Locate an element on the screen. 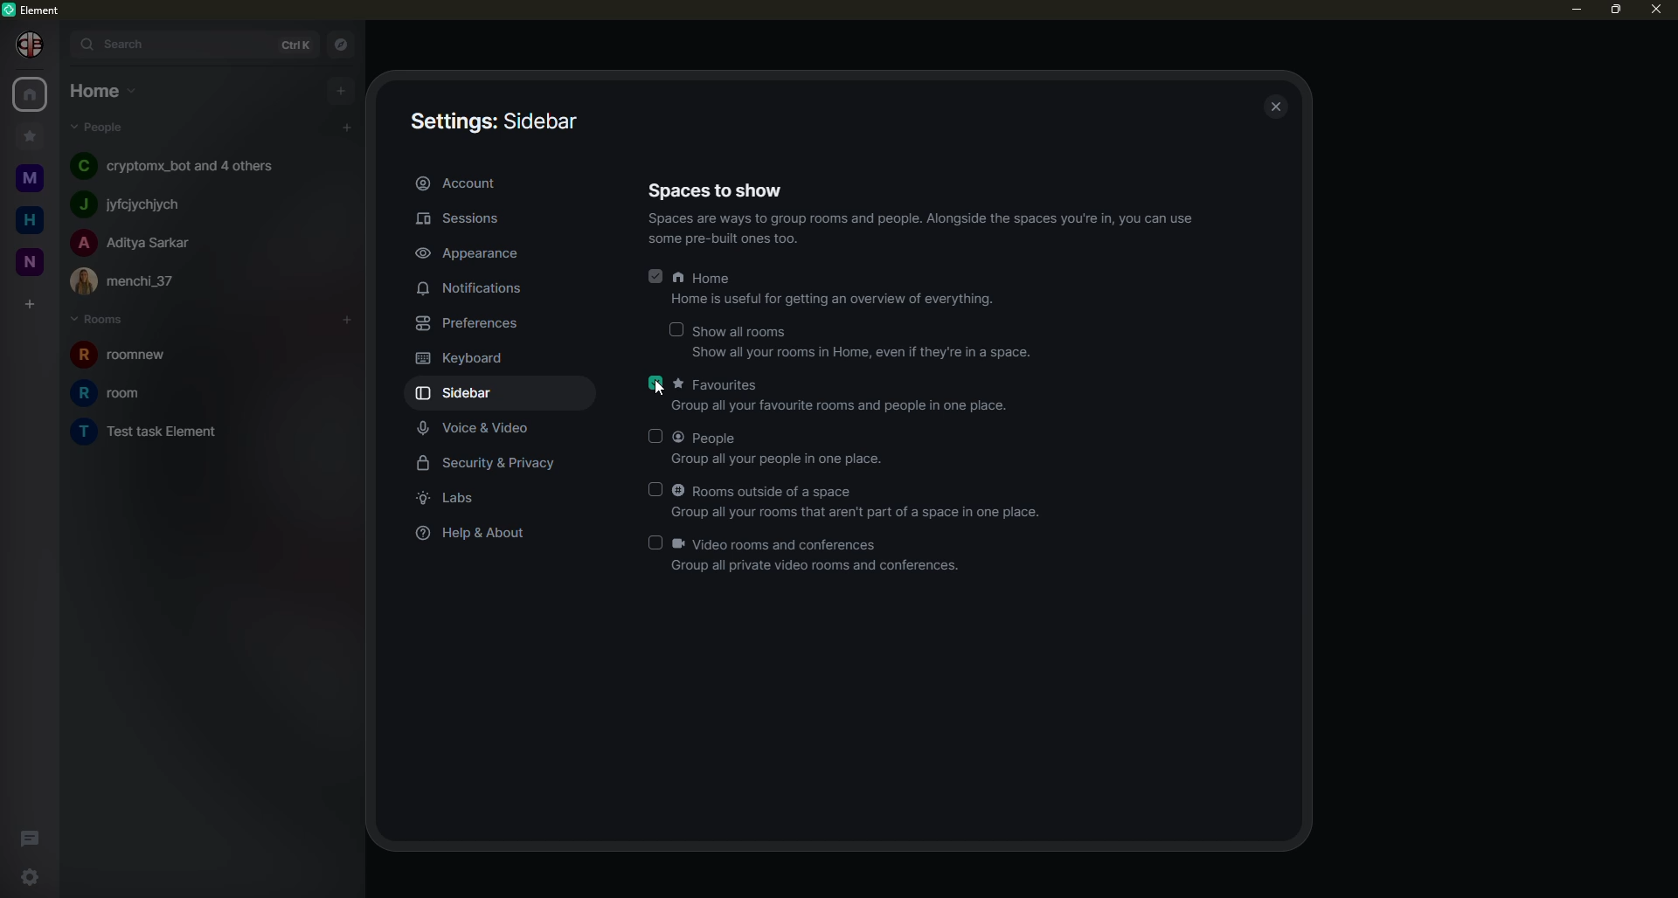 Image resolution: width=1678 pixels, height=898 pixels. click to enable is located at coordinates (657, 542).